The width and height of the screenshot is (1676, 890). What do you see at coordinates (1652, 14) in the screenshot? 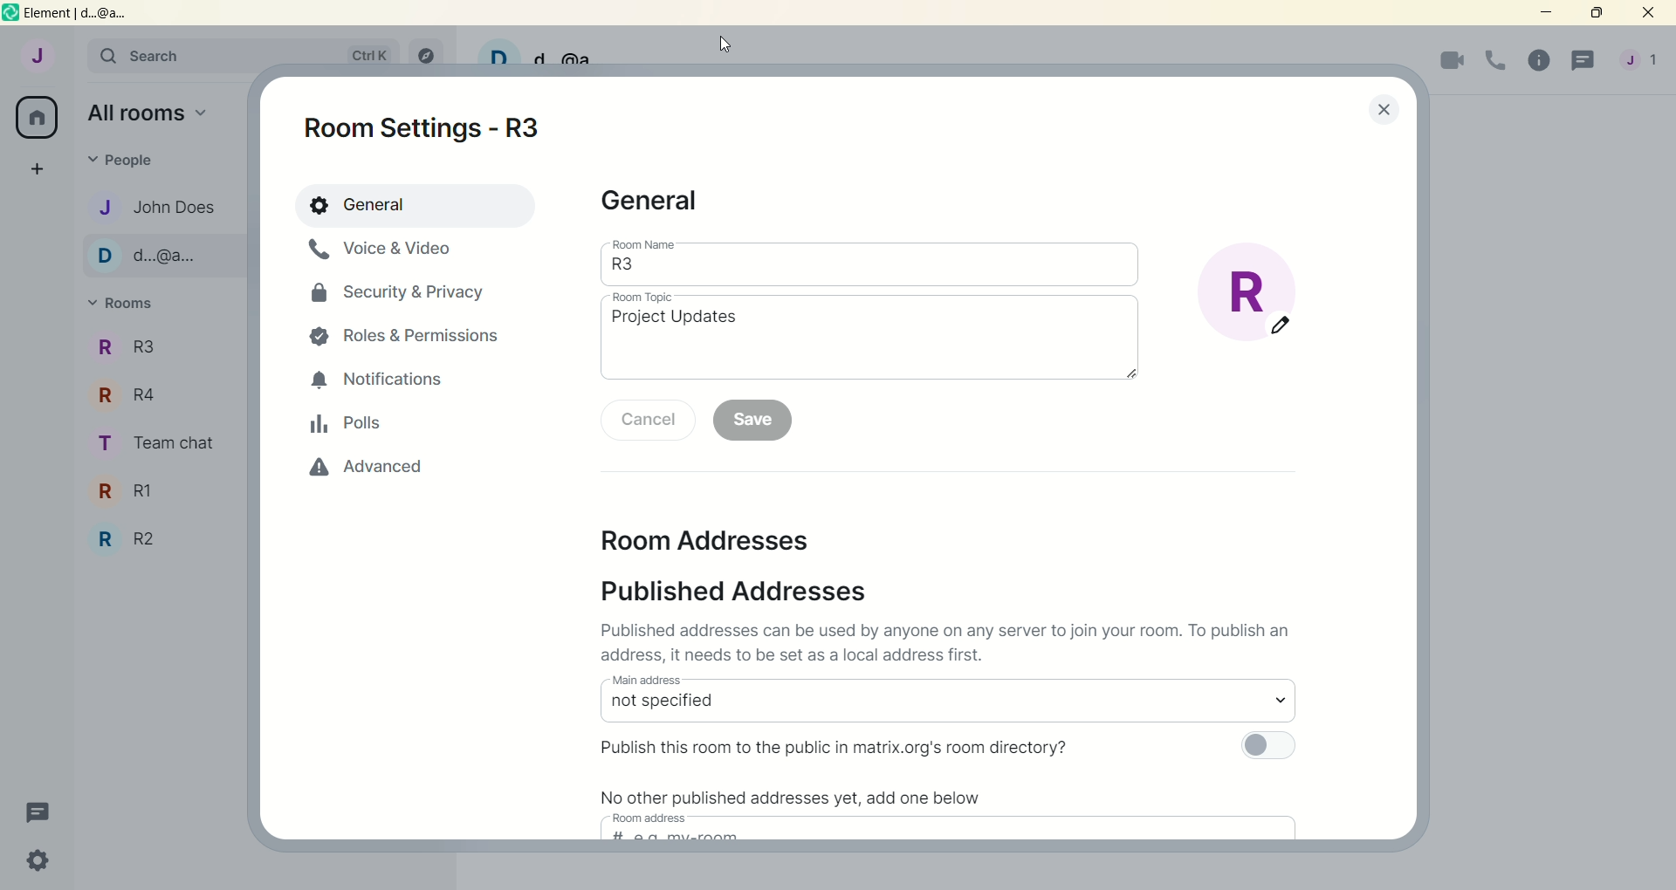
I see `close` at bounding box center [1652, 14].